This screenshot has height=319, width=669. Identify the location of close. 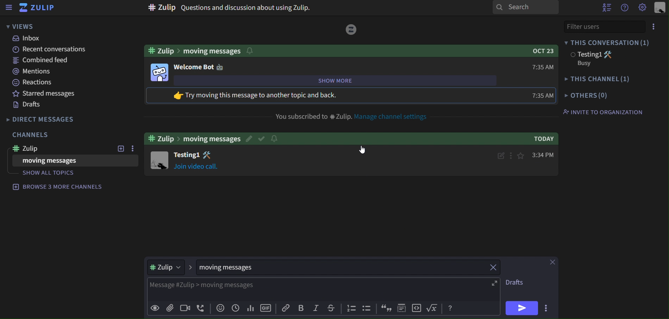
(494, 267).